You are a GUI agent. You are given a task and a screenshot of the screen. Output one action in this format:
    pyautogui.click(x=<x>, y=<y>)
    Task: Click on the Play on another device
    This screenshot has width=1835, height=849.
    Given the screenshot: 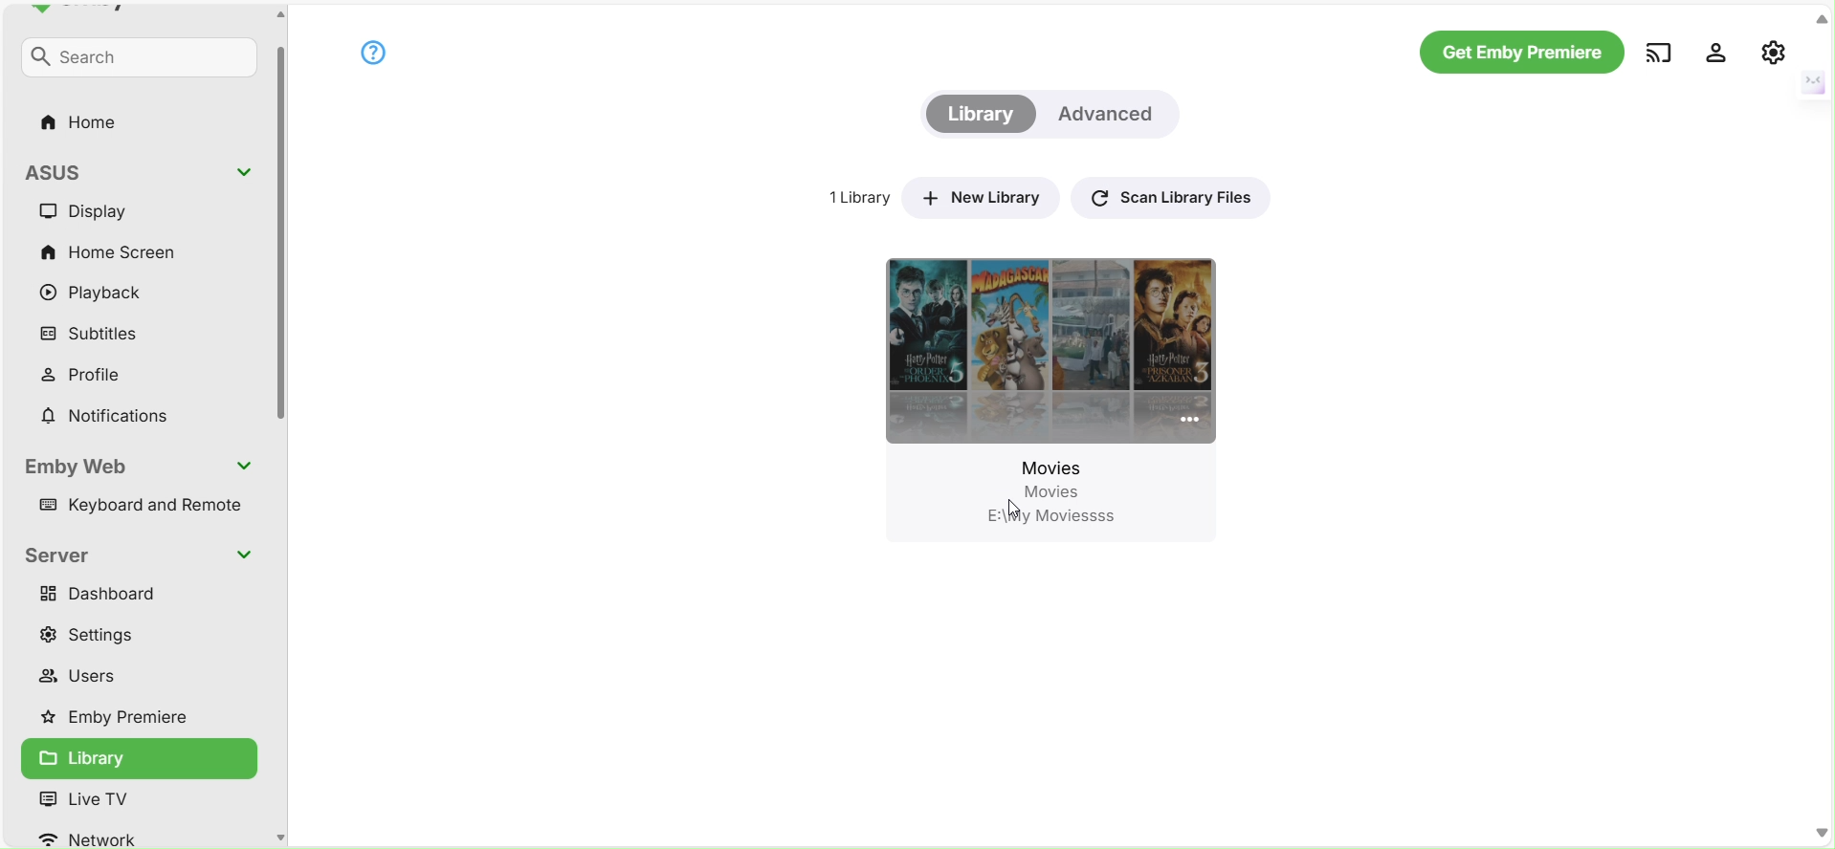 What is the action you would take?
    pyautogui.click(x=1658, y=52)
    